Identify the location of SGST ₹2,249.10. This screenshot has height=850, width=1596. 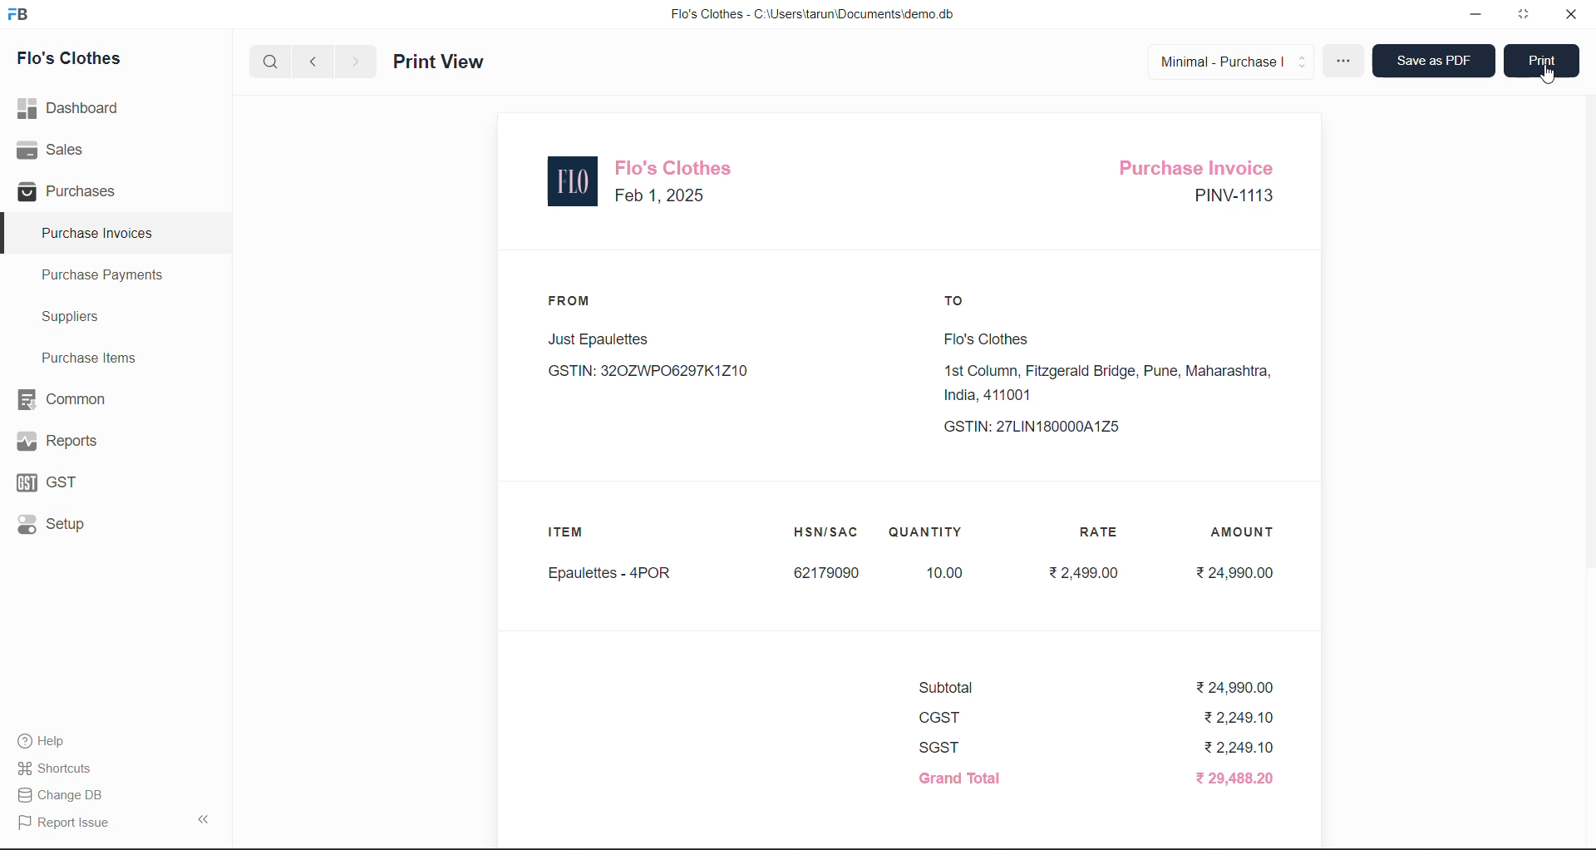
(1091, 749).